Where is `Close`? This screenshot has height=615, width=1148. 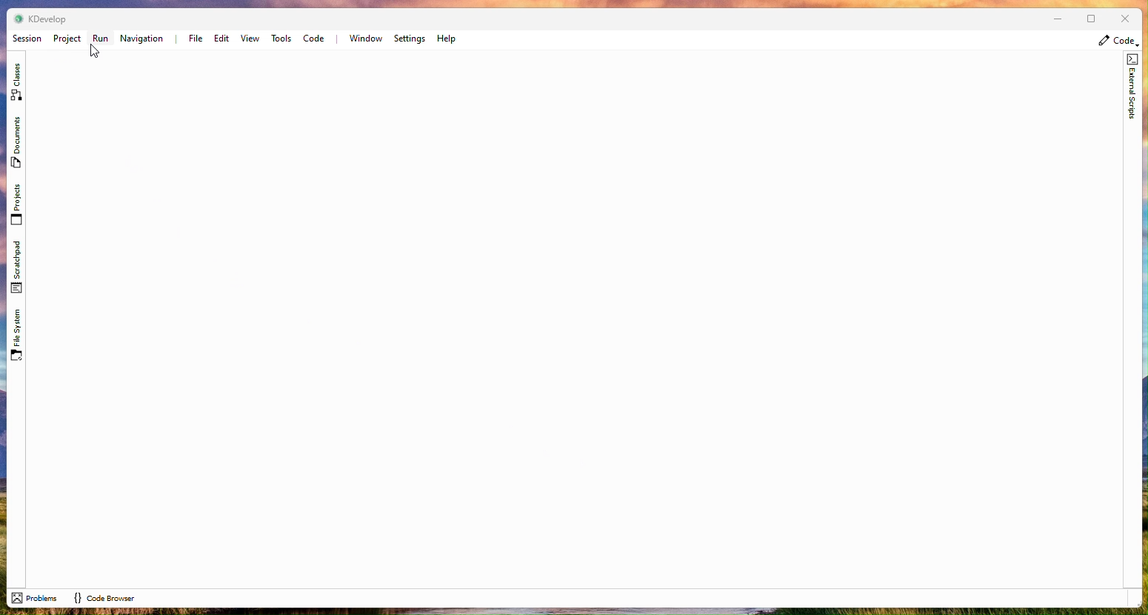 Close is located at coordinates (1124, 20).